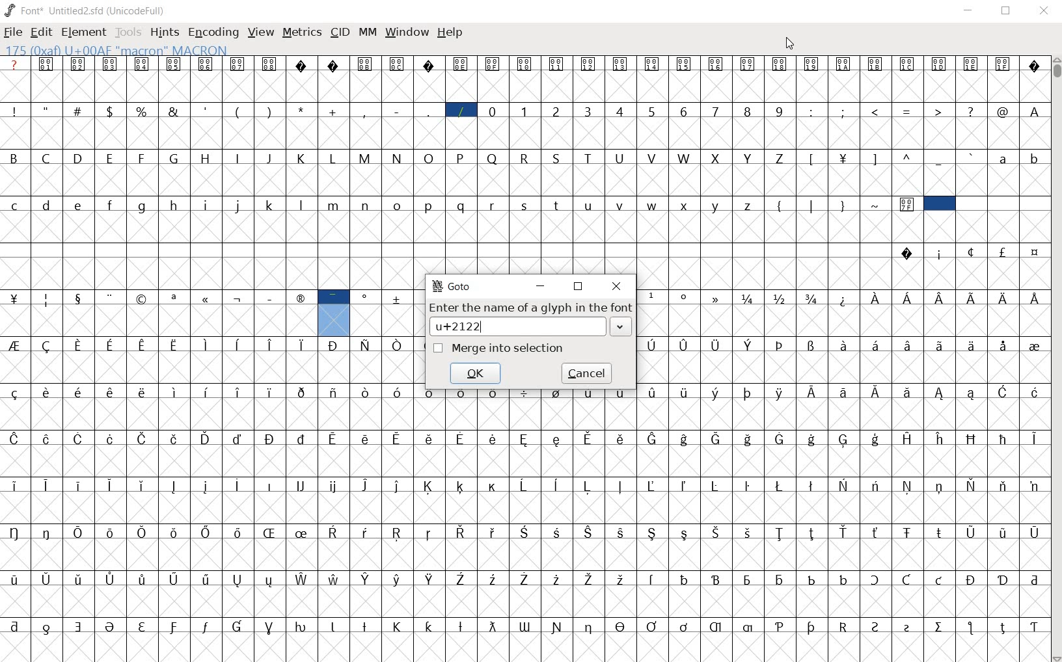 This screenshot has height=662, width=1062. I want to click on special characters, so click(686, 313).